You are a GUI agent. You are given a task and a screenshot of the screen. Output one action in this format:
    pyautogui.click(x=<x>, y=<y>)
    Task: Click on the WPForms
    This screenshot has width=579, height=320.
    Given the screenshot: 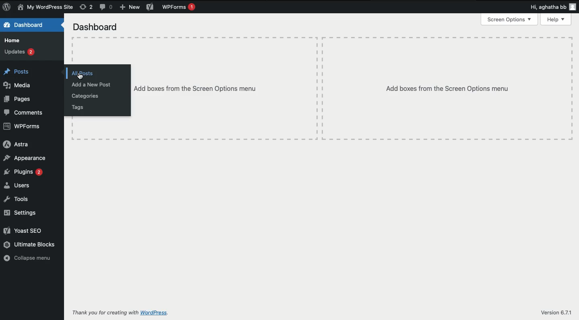 What is the action you would take?
    pyautogui.click(x=23, y=127)
    